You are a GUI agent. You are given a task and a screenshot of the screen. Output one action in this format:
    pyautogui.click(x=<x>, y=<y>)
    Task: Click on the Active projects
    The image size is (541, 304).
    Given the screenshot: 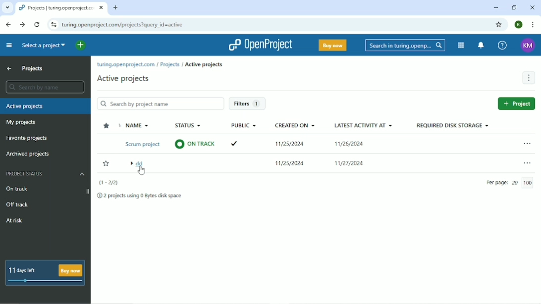 What is the action you would take?
    pyautogui.click(x=124, y=79)
    